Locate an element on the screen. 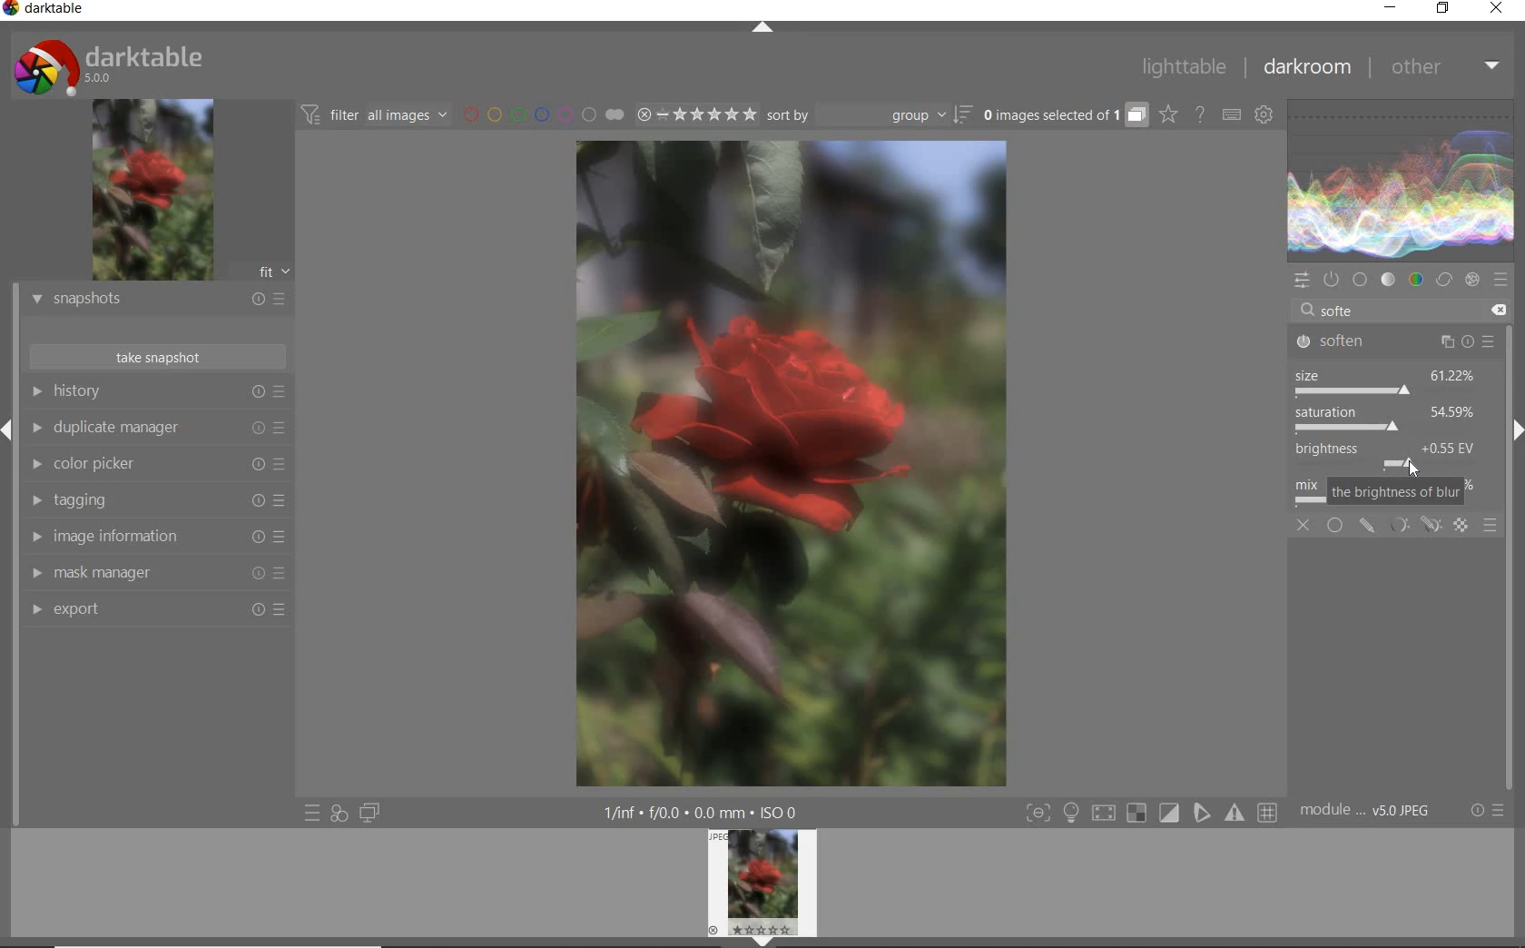 The image size is (1525, 948). waveform is located at coordinates (1401, 178).